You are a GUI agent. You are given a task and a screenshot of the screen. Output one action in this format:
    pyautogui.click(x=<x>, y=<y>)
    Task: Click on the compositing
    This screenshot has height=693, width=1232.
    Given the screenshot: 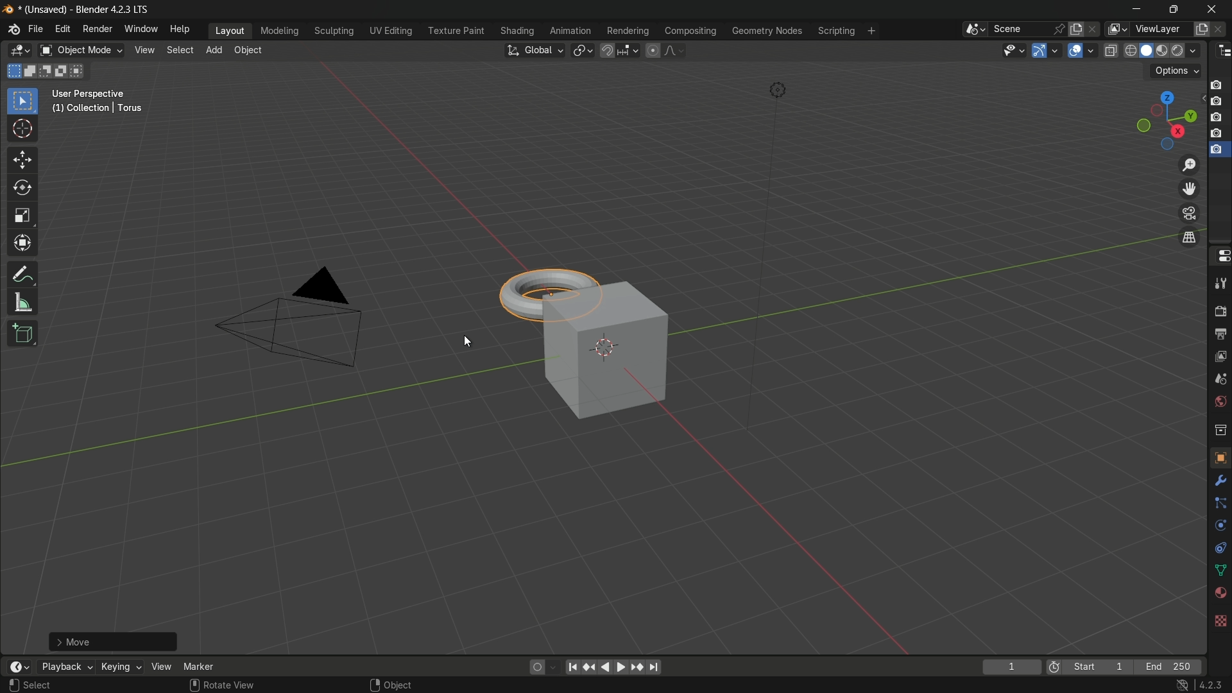 What is the action you would take?
    pyautogui.click(x=690, y=31)
    